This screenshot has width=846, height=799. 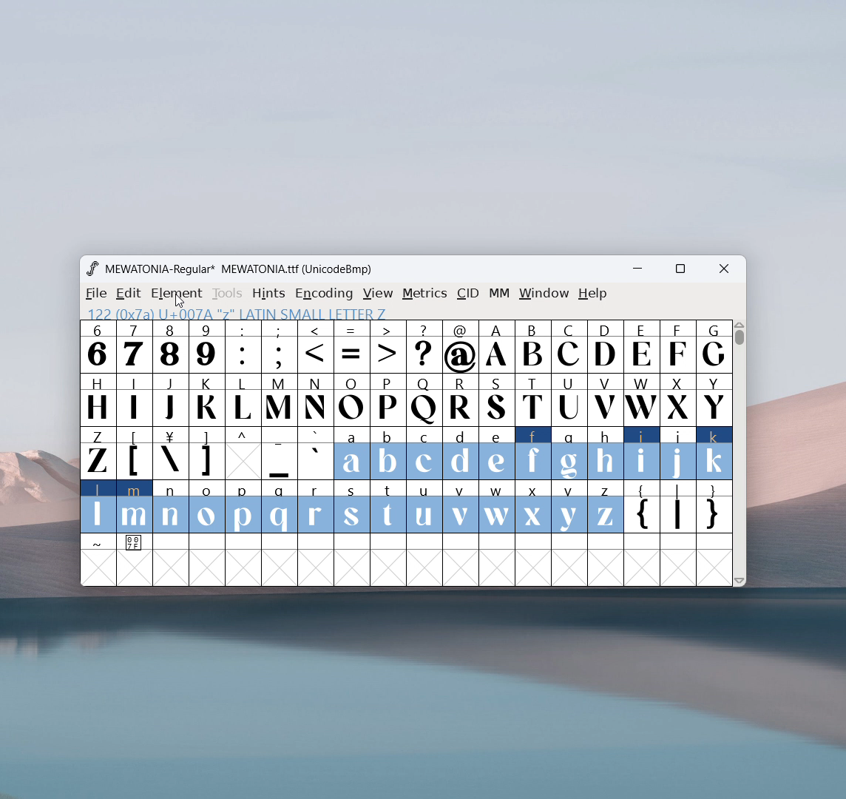 I want to click on d, so click(x=460, y=454).